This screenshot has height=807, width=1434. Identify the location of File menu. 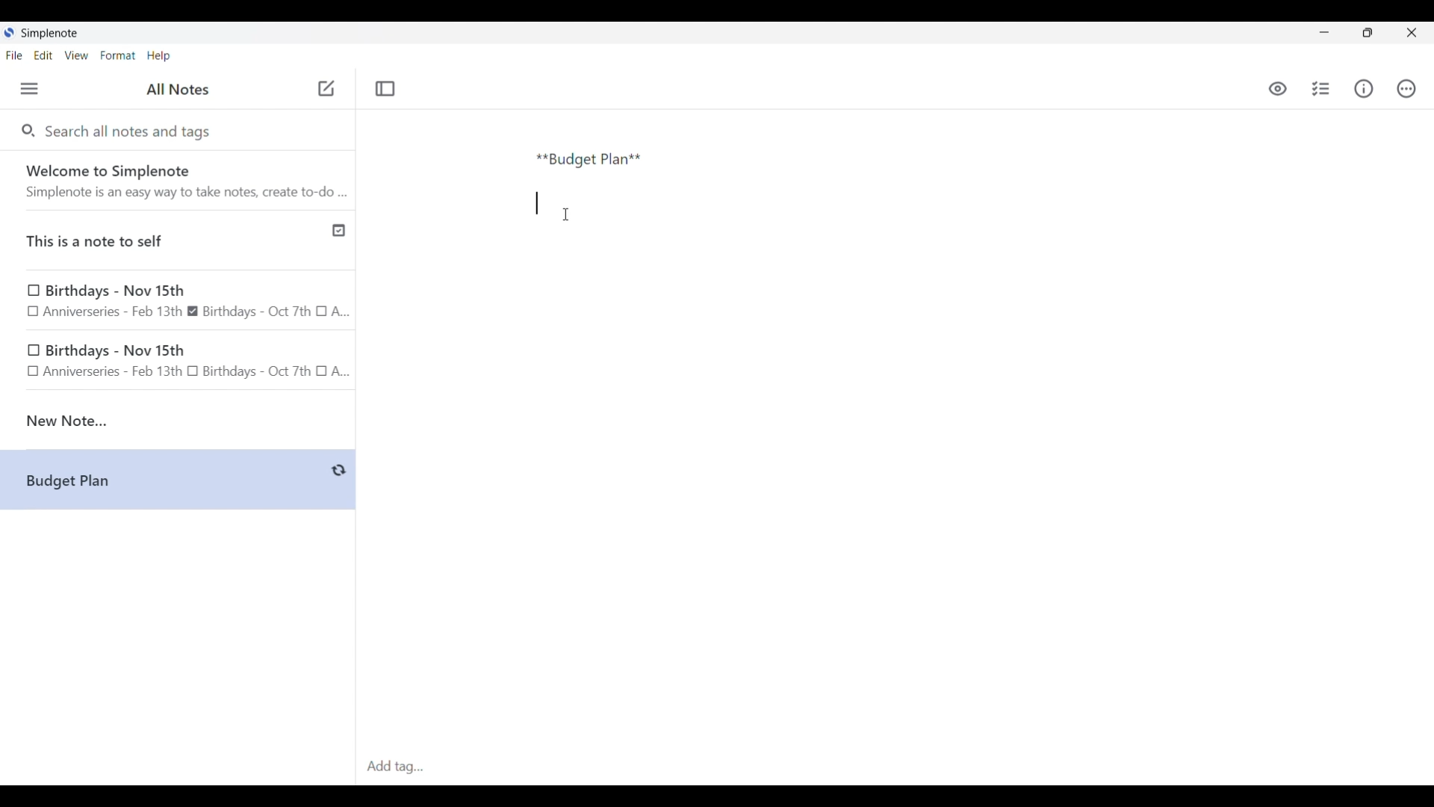
(14, 55).